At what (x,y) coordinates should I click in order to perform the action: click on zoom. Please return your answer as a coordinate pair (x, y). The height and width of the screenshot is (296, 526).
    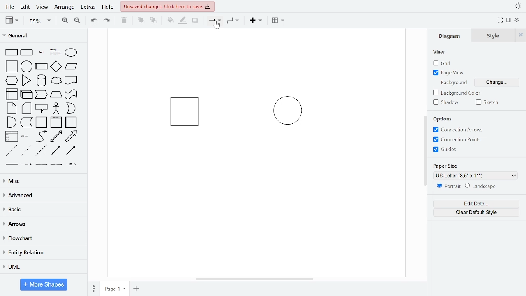
    Looking at the image, I should click on (40, 21).